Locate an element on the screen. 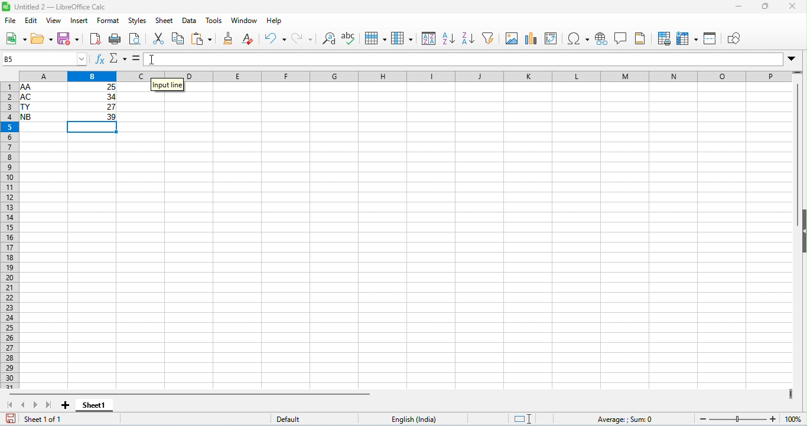 This screenshot has height=426, width=807. insert hyperlink is located at coordinates (601, 40).